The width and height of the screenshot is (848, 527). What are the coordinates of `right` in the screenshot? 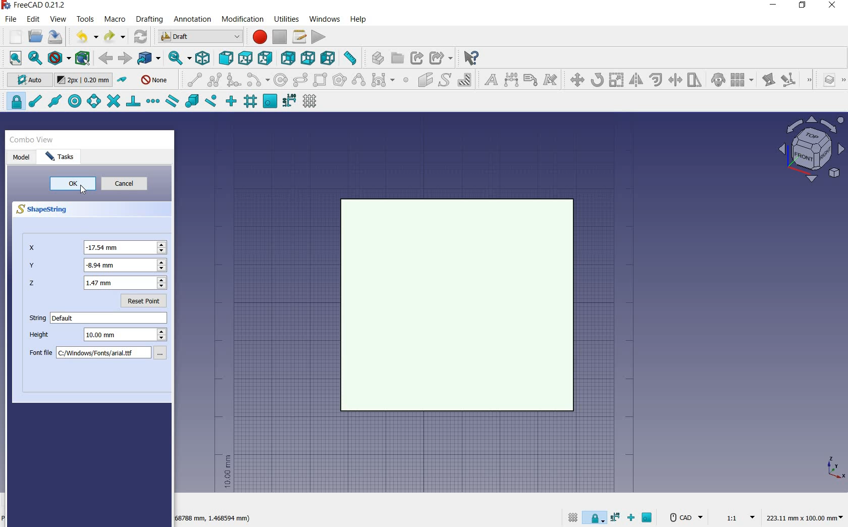 It's located at (267, 58).